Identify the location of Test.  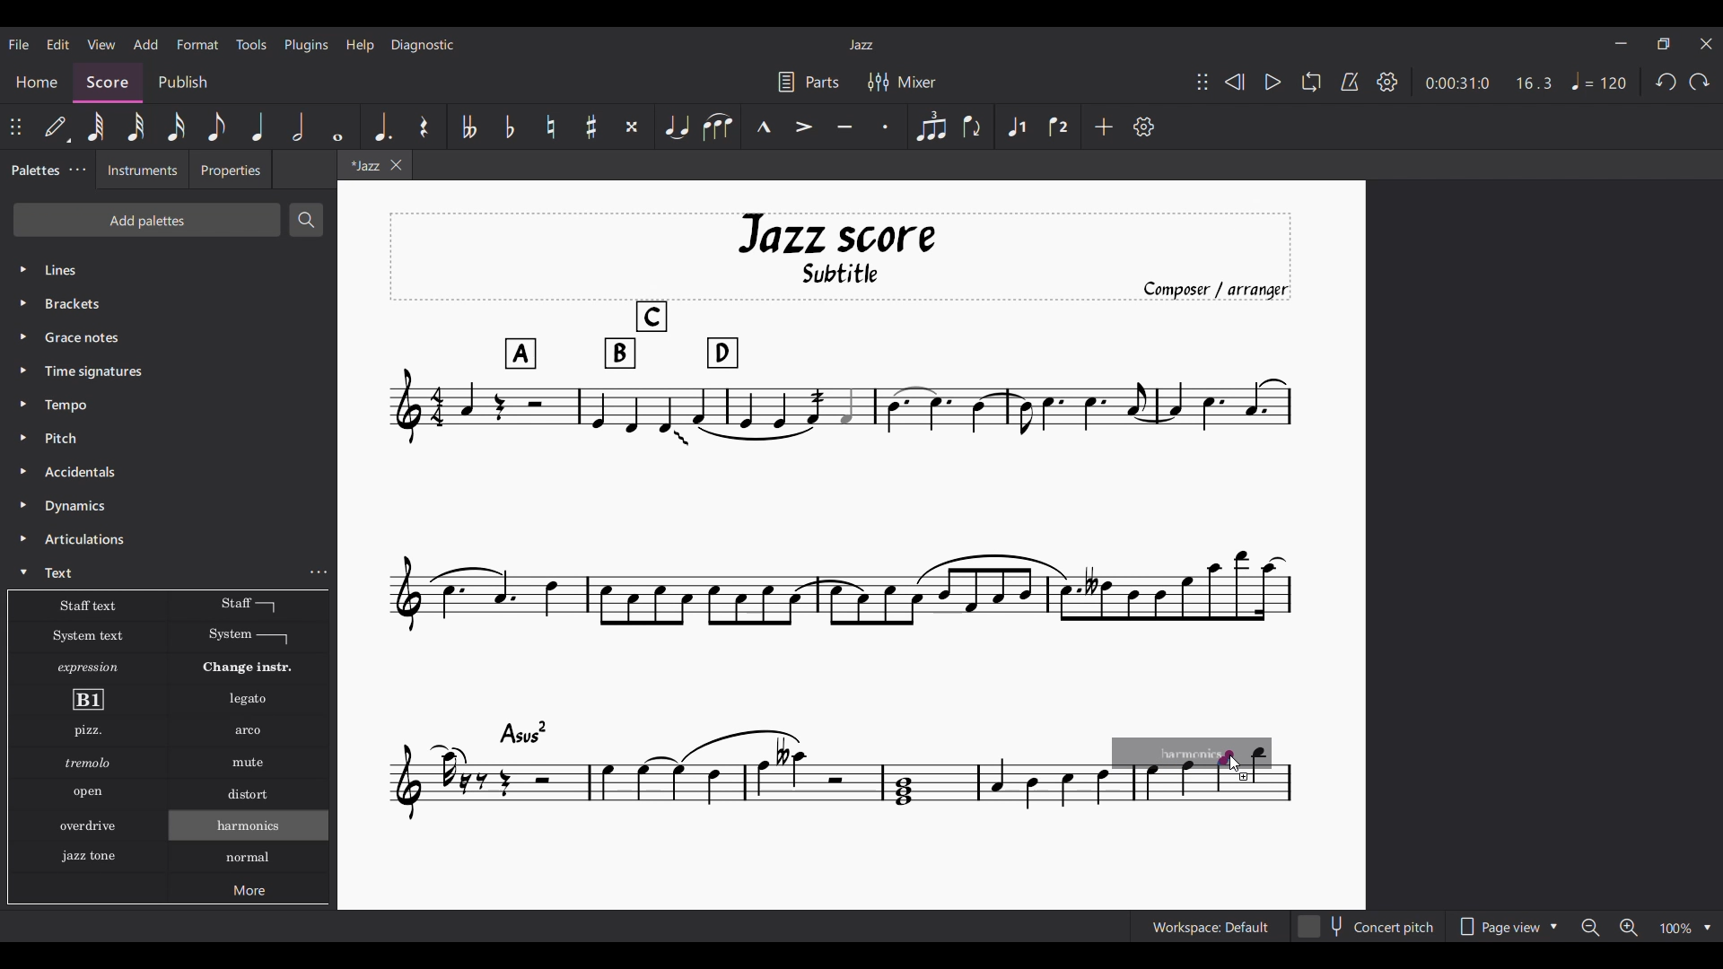
(64, 572).